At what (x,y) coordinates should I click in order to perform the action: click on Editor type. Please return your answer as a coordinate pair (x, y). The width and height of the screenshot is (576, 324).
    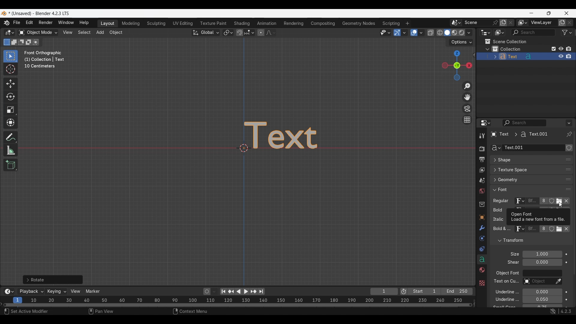
    Looking at the image, I should click on (485, 32).